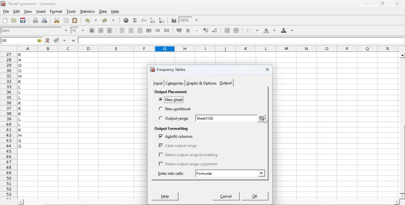  Describe the element at coordinates (103, 11) in the screenshot. I see `data` at that location.